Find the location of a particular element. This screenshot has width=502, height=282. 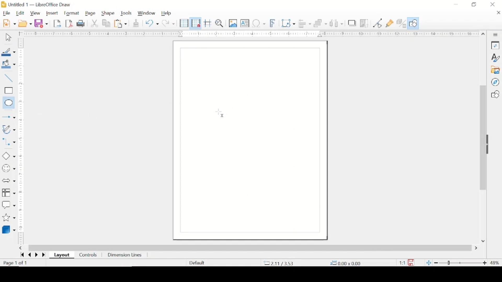

new is located at coordinates (9, 23).